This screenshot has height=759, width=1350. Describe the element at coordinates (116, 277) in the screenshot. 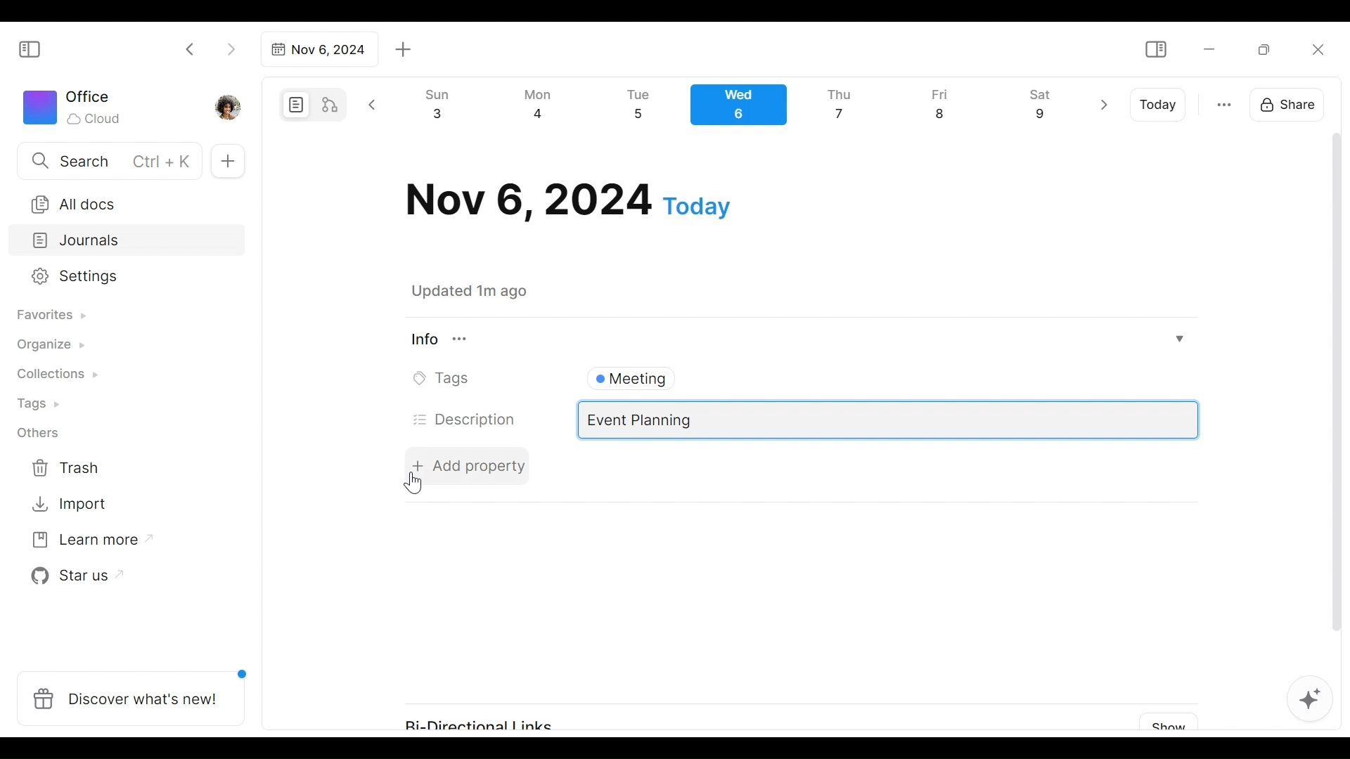

I see `Settings` at that location.